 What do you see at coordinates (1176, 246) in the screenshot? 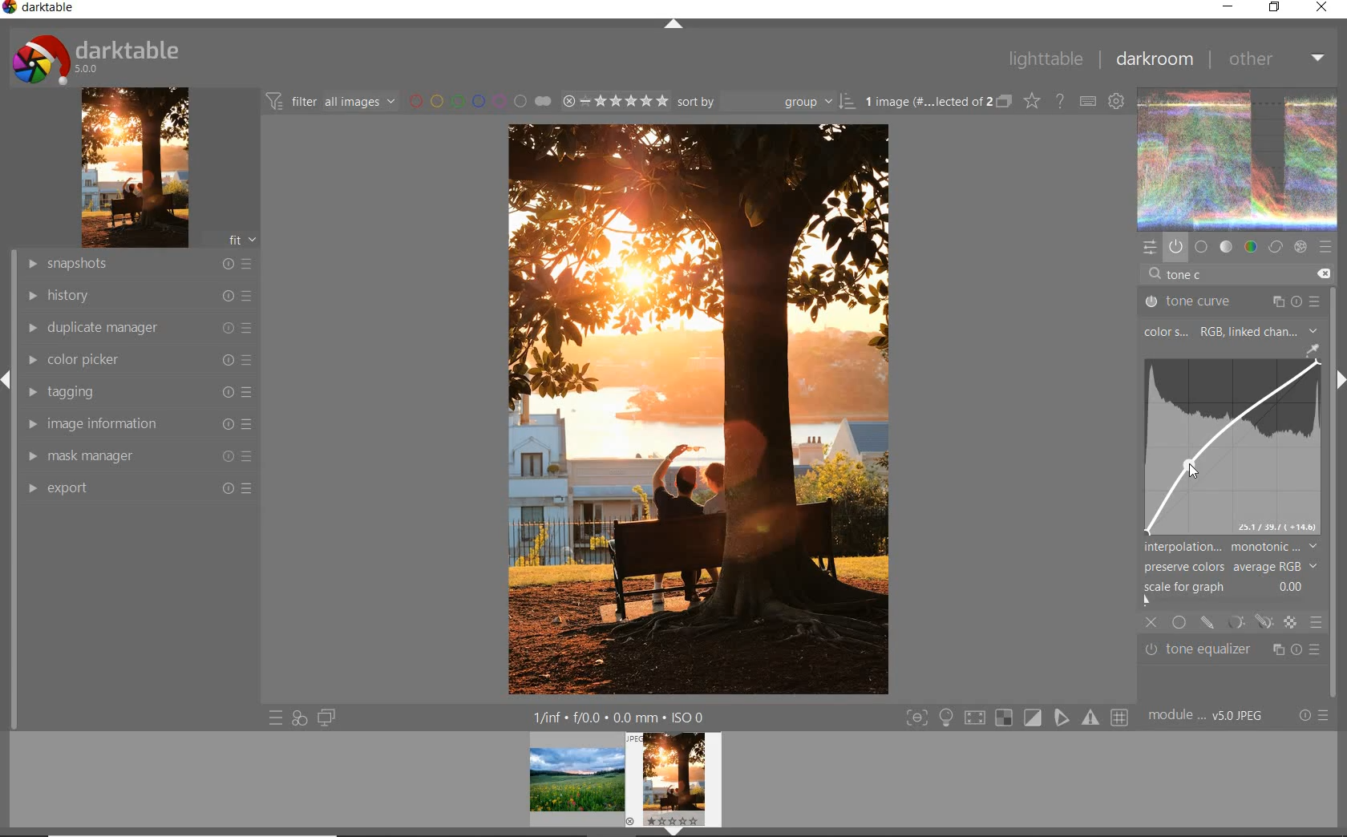
I see `show only active modules` at bounding box center [1176, 246].